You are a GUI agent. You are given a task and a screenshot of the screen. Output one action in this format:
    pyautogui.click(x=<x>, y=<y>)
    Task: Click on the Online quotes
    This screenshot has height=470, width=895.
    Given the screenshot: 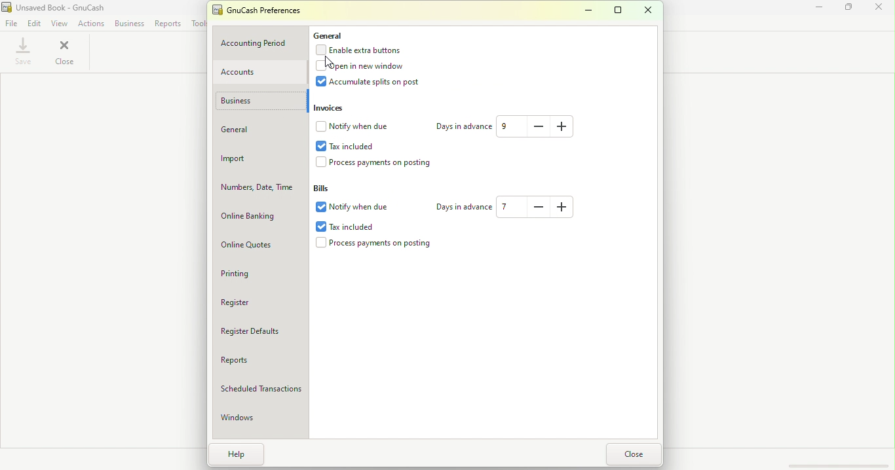 What is the action you would take?
    pyautogui.click(x=260, y=244)
    